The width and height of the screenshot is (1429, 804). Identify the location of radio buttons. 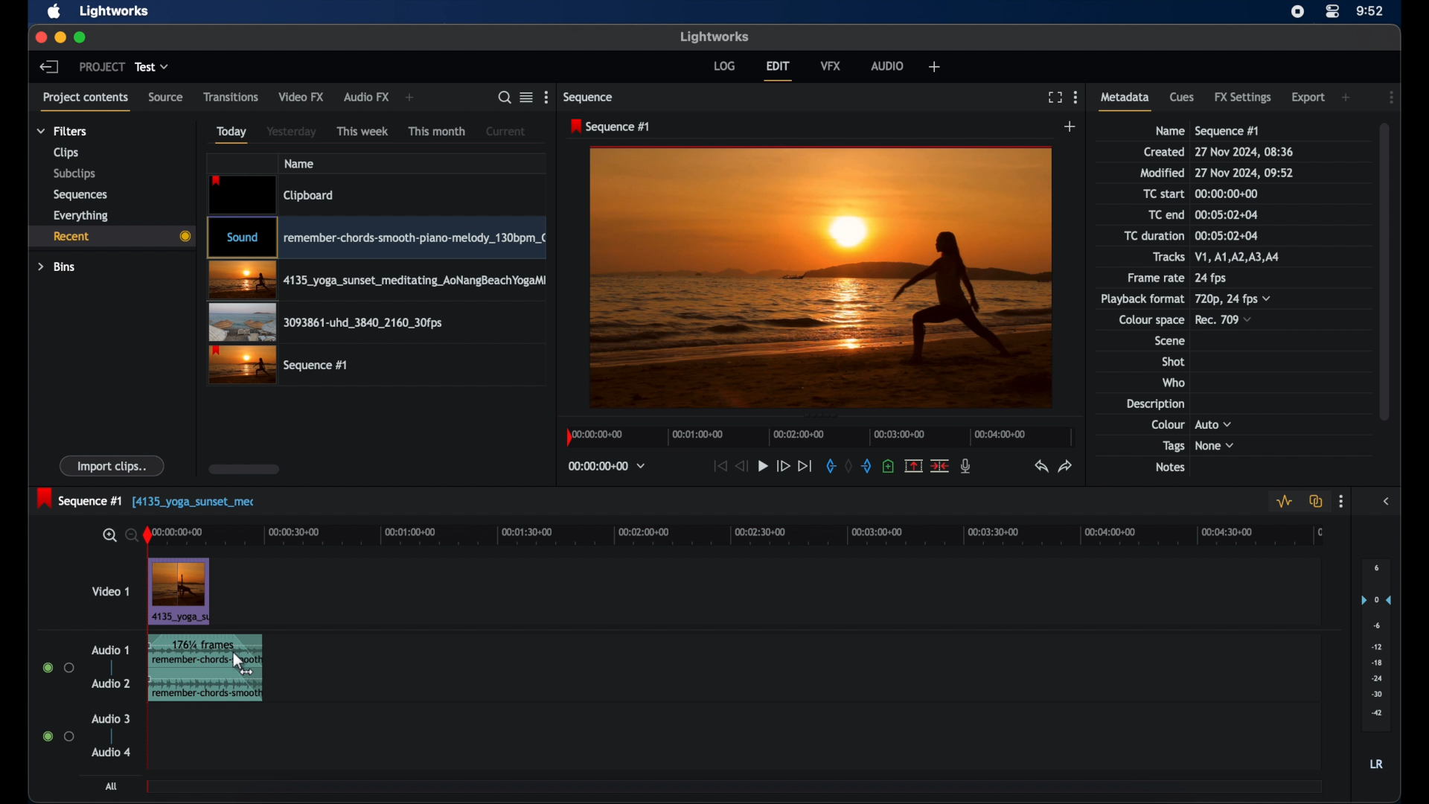
(58, 667).